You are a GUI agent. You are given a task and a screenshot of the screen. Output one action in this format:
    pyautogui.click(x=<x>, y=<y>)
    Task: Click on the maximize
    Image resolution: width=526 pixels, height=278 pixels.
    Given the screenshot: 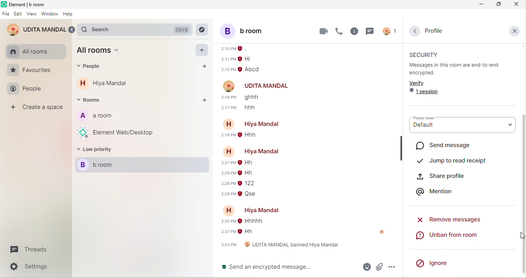 What is the action you would take?
    pyautogui.click(x=498, y=4)
    